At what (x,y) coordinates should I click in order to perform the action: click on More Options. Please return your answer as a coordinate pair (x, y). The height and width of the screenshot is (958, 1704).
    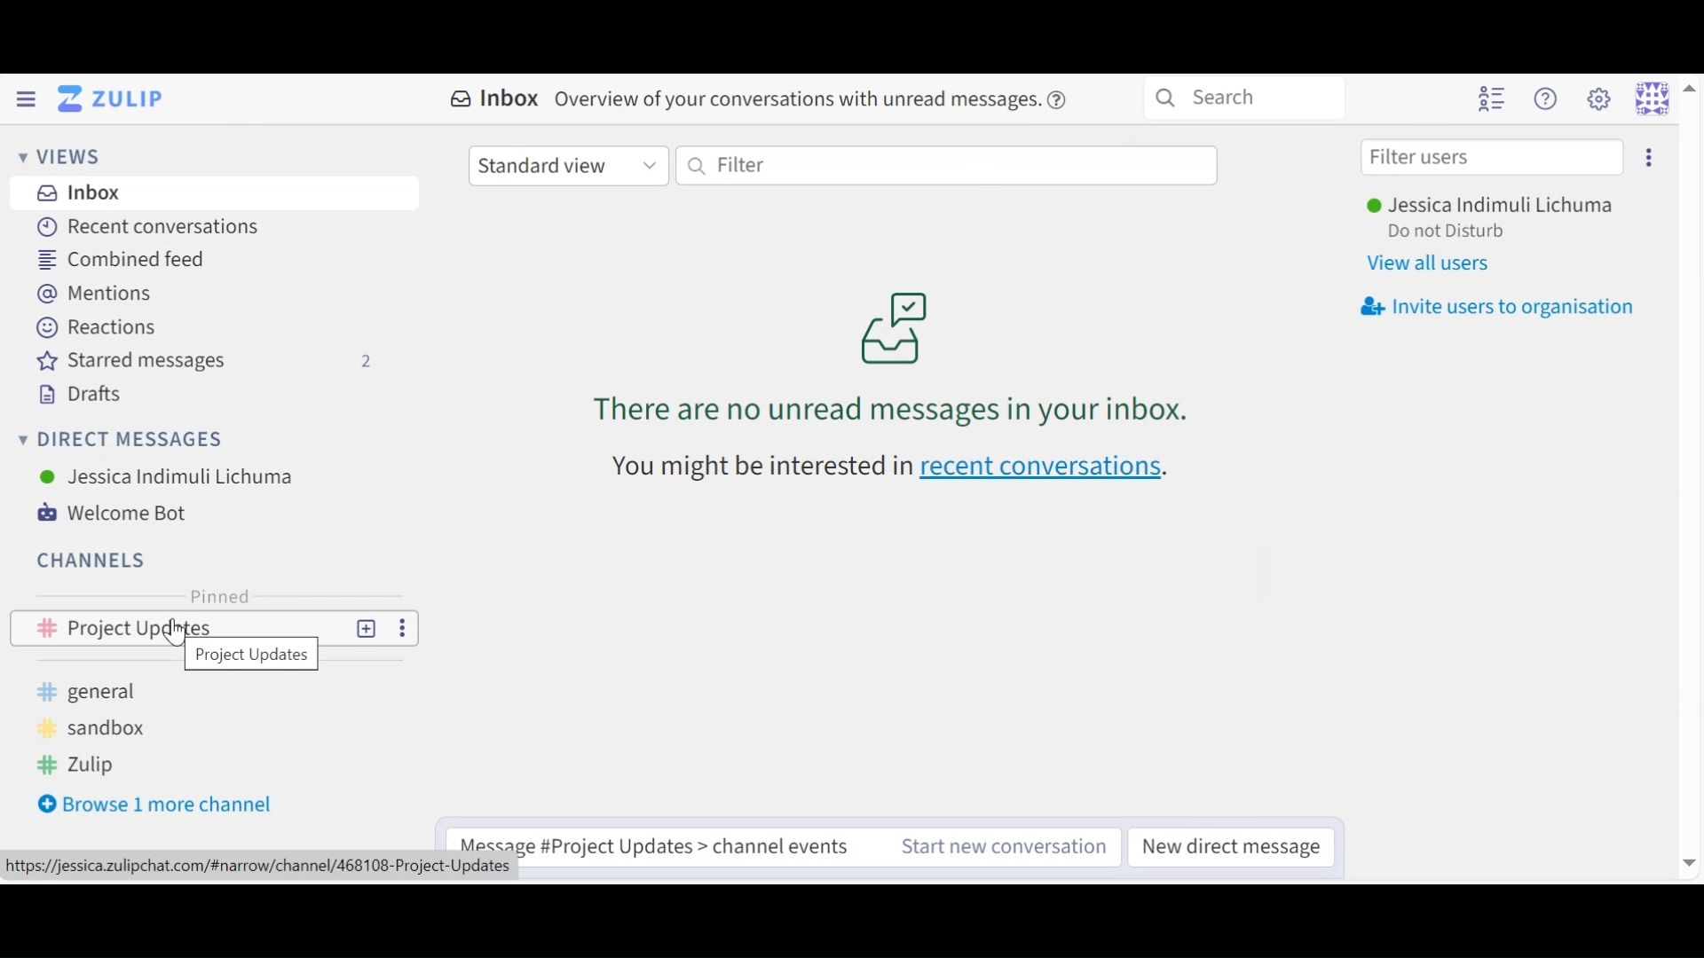
    Looking at the image, I should click on (400, 628).